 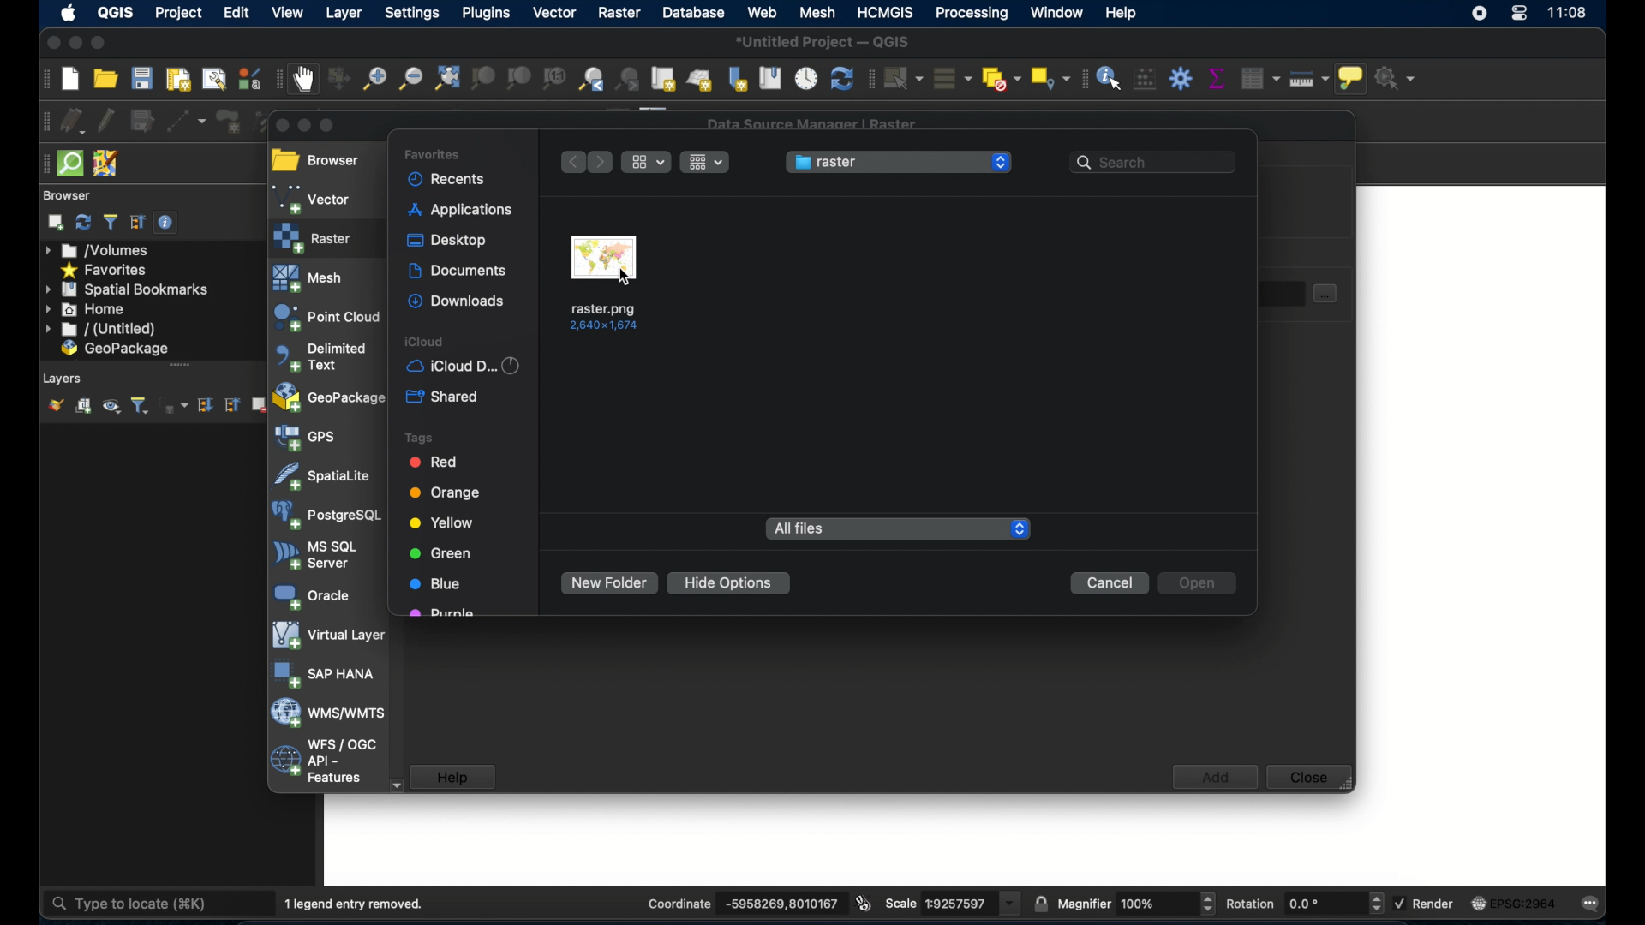 What do you see at coordinates (1216, 78) in the screenshot?
I see `show statistical summary` at bounding box center [1216, 78].